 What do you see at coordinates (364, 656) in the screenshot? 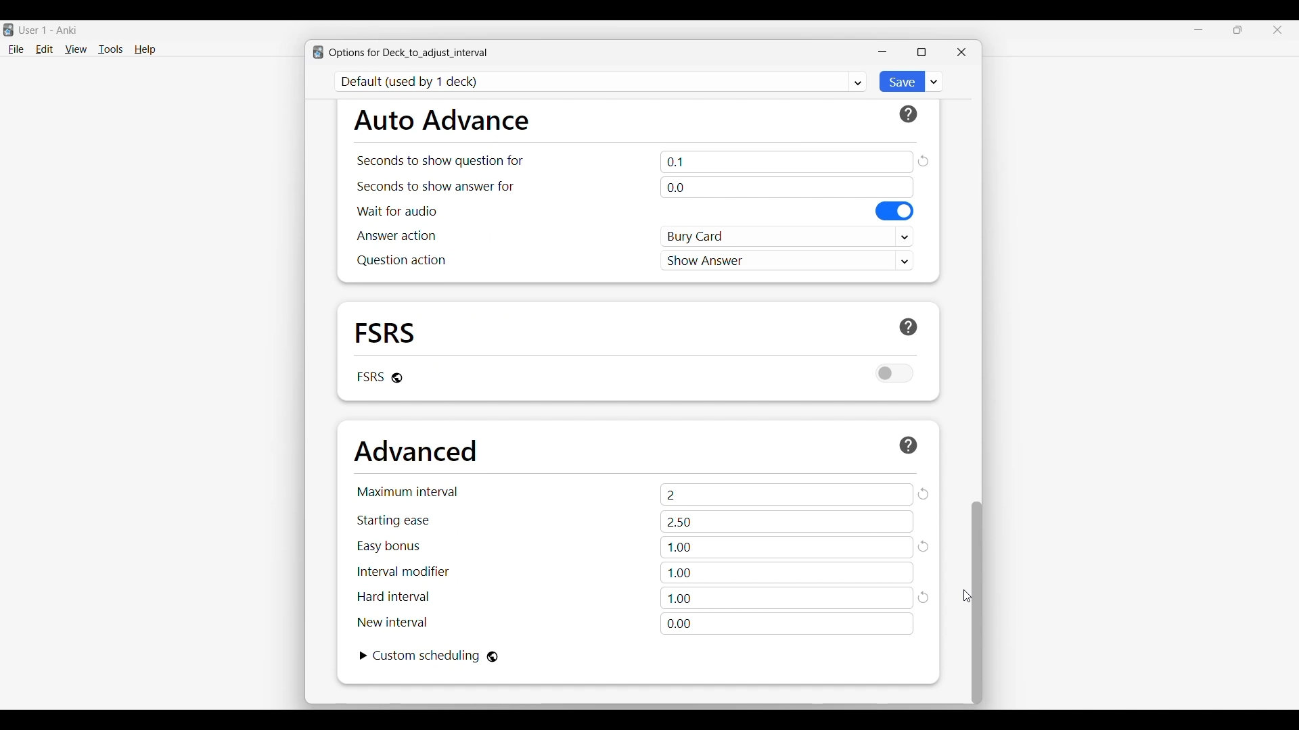
I see `Click to expand` at bounding box center [364, 656].